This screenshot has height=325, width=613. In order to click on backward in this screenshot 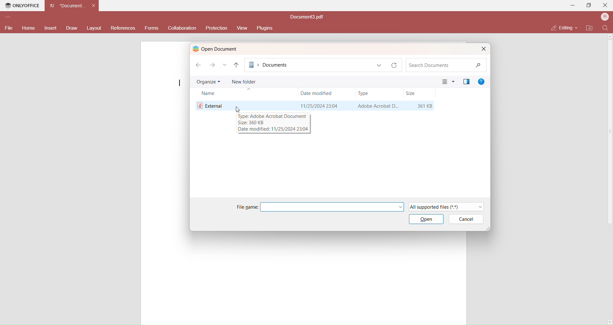, I will do `click(198, 64)`.